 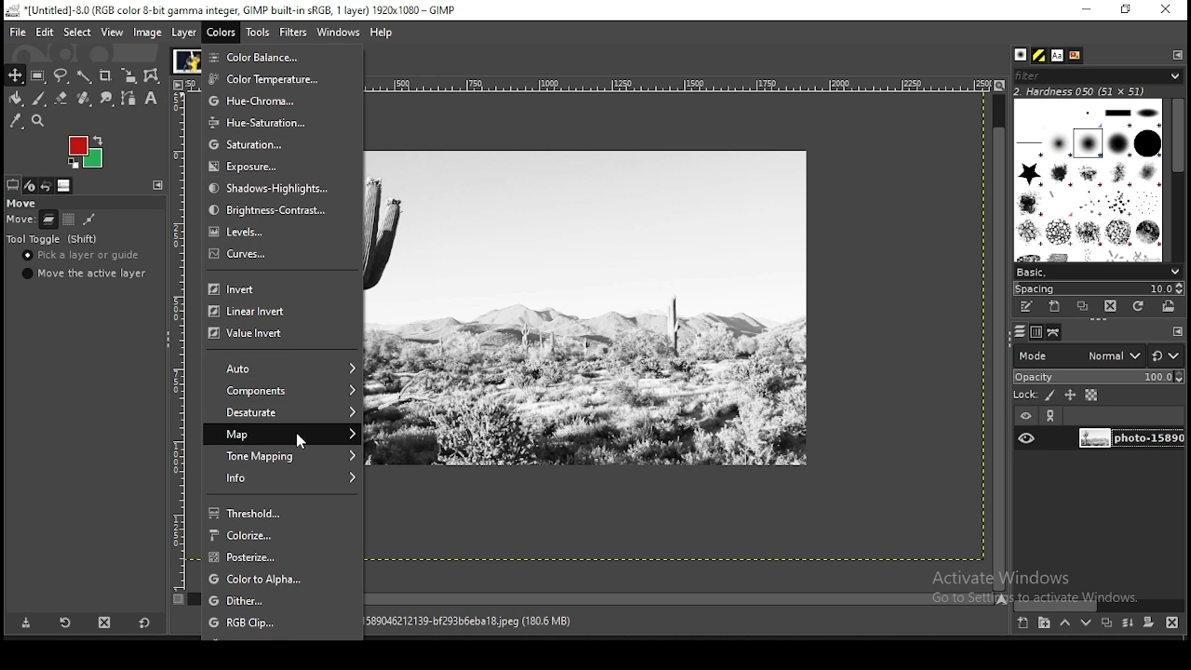 I want to click on icon and file name, so click(x=231, y=10).